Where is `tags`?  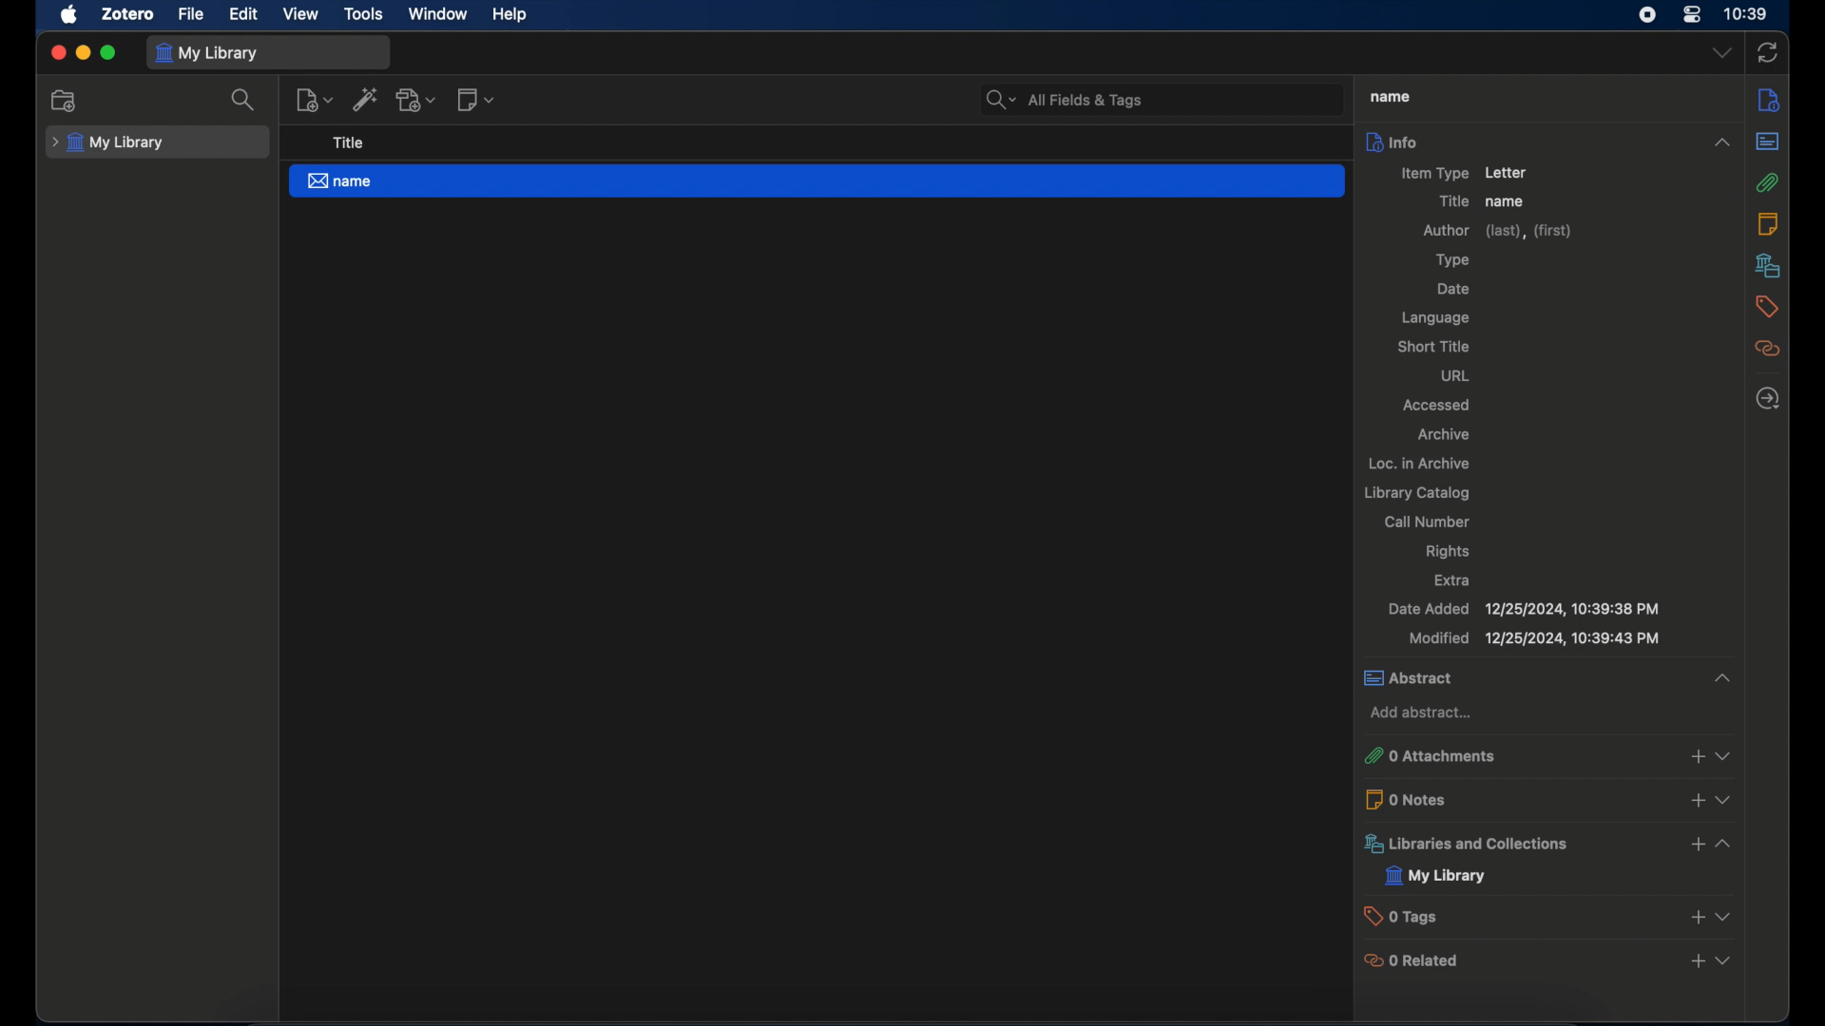 tags is located at coordinates (1764, 307).